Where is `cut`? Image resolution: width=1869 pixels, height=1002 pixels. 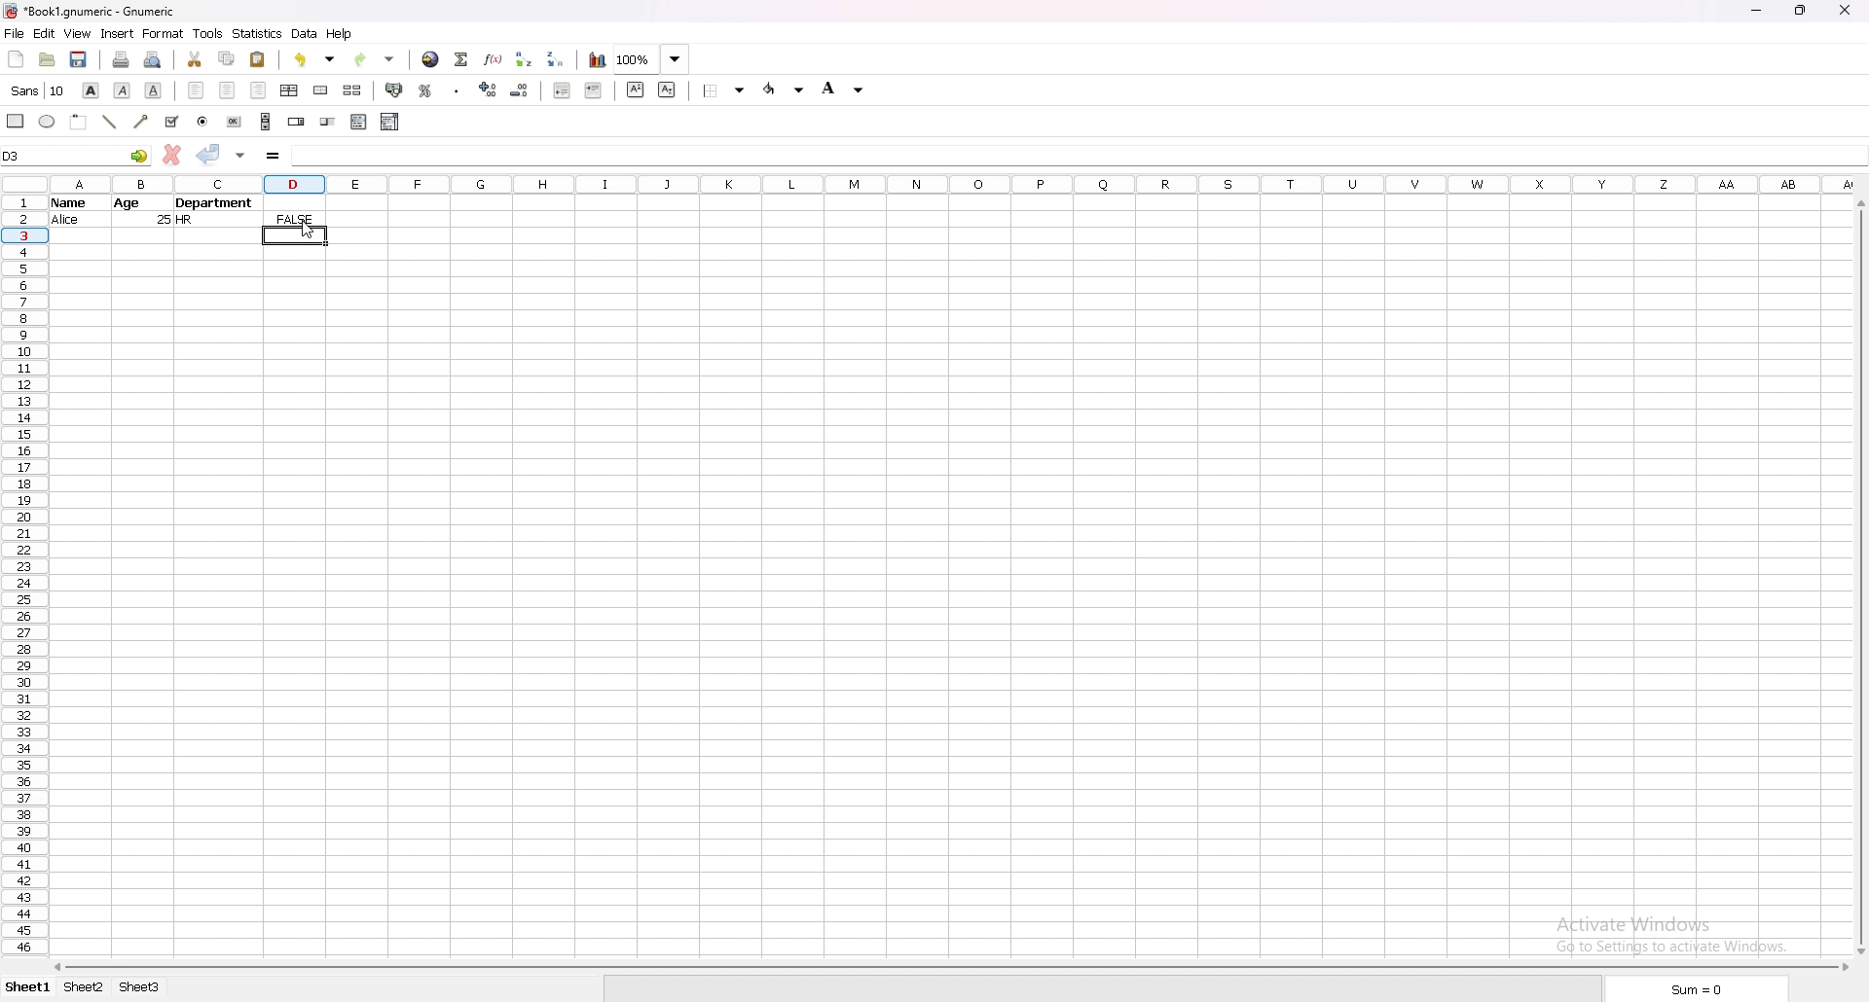
cut is located at coordinates (195, 59).